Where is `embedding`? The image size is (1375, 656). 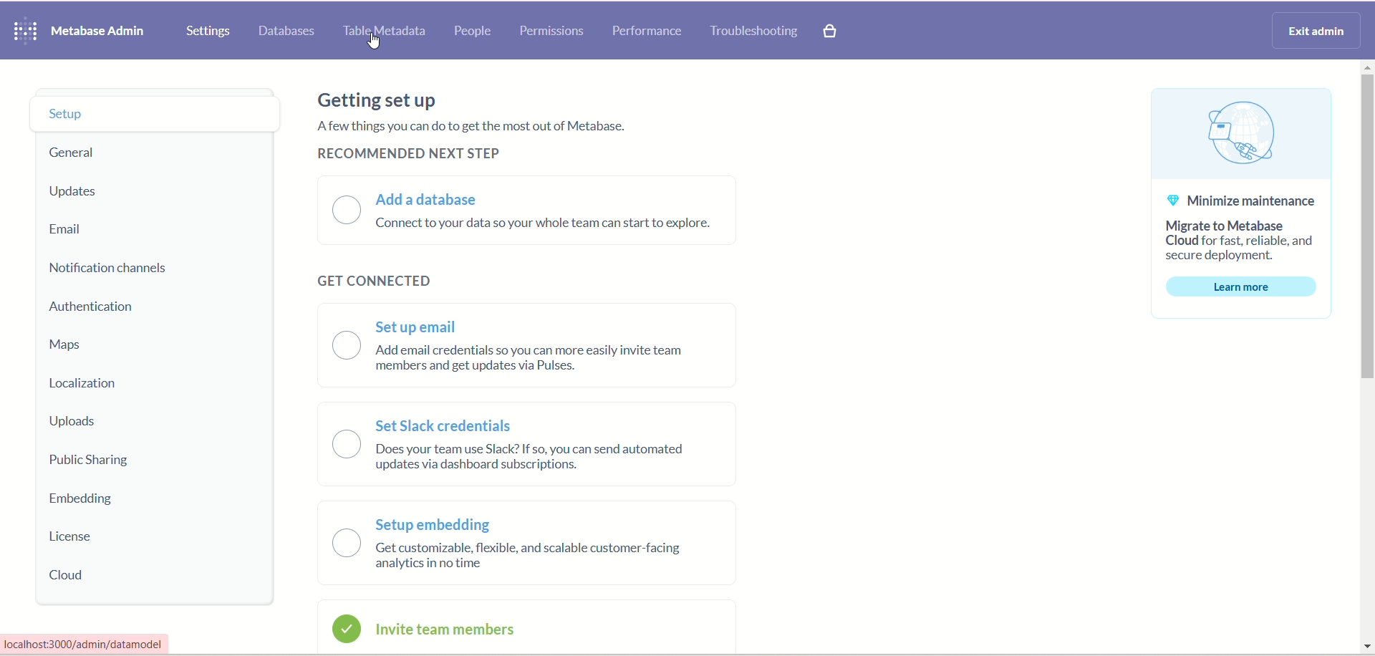
embedding is located at coordinates (90, 498).